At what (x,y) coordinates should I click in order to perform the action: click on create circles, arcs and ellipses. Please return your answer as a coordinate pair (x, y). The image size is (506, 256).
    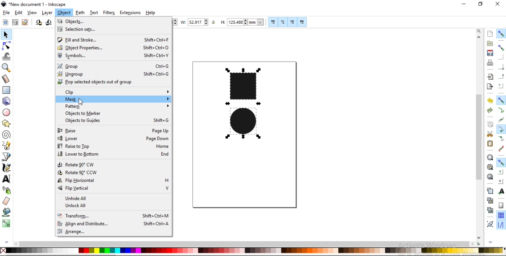
    Looking at the image, I should click on (7, 113).